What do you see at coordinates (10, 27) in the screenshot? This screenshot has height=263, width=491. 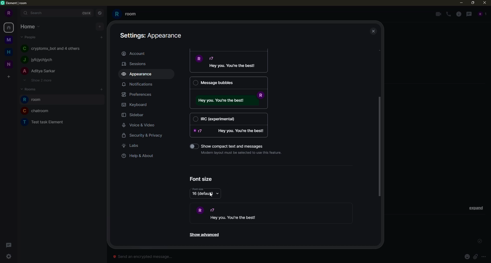 I see `home` at bounding box center [10, 27].